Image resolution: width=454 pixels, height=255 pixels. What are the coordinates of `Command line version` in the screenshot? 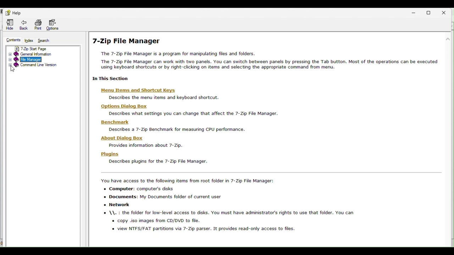 It's located at (41, 67).